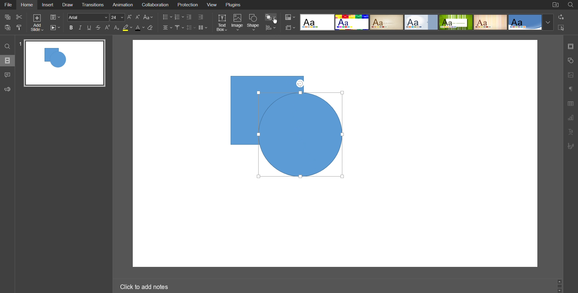  I want to click on Increase Font, so click(129, 17).